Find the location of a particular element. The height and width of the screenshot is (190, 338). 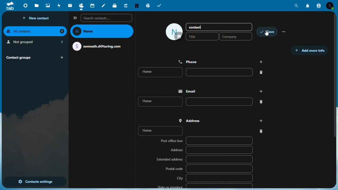

Upgrade is located at coordinates (126, 5).